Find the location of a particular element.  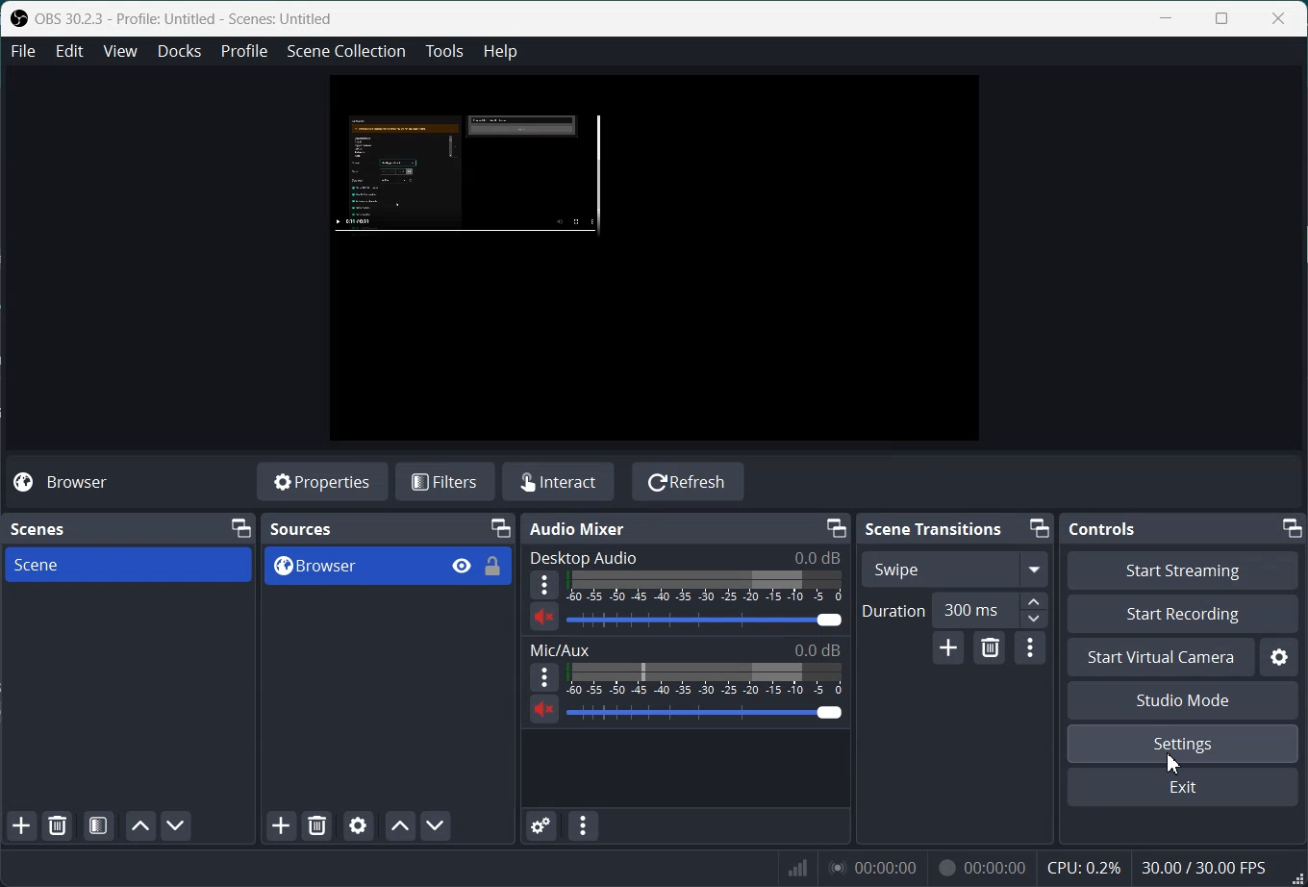

30.00 / 30.00 FPS is located at coordinates (1203, 867).